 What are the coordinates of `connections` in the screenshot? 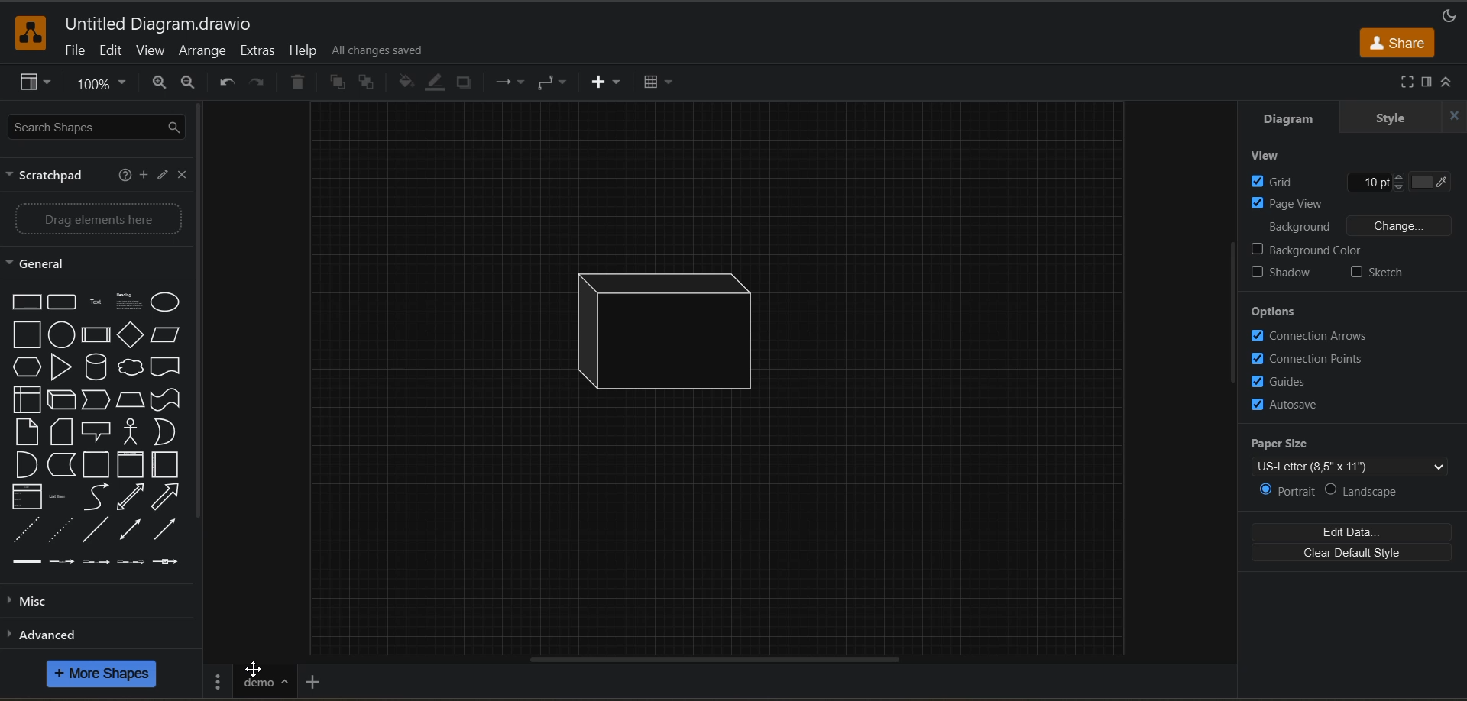 It's located at (511, 80).